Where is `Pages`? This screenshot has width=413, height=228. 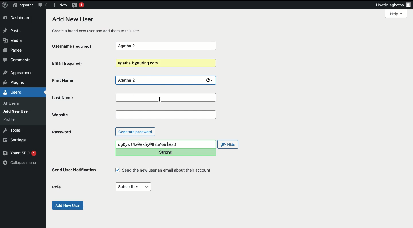
Pages is located at coordinates (14, 51).